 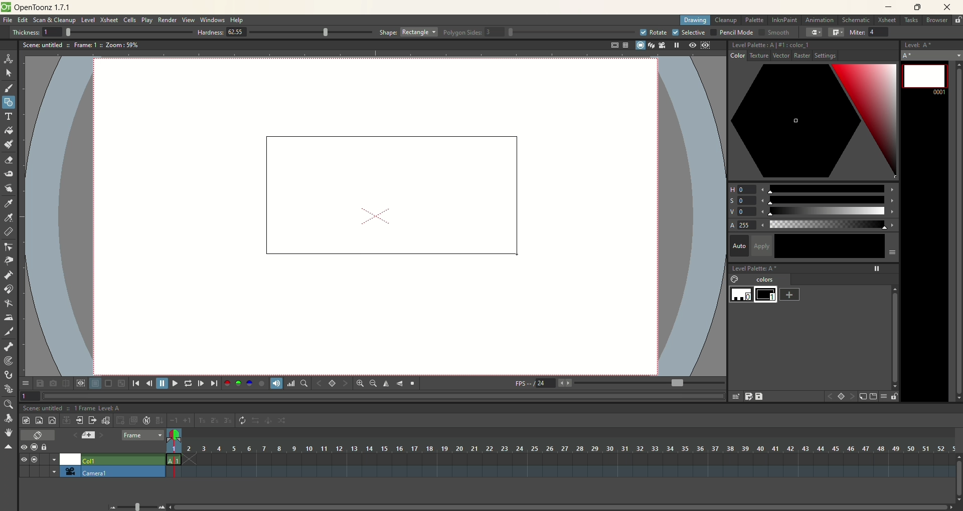 What do you see at coordinates (68, 471) in the screenshot?
I see `select camera` at bounding box center [68, 471].